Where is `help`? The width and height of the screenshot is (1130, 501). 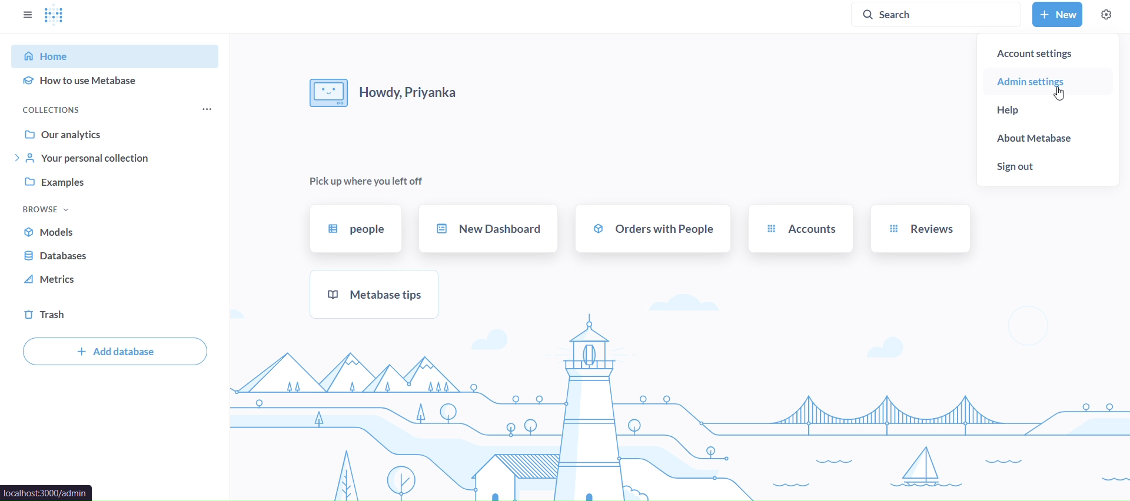 help is located at coordinates (1047, 109).